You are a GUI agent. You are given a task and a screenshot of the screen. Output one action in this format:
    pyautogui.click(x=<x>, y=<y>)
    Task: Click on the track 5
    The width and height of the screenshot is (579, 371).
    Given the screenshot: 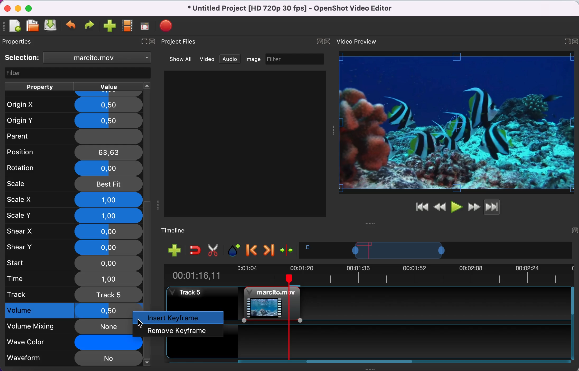 What is the action you would take?
    pyautogui.click(x=73, y=294)
    